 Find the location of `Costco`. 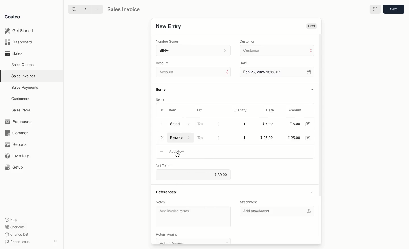

Costco is located at coordinates (14, 17).